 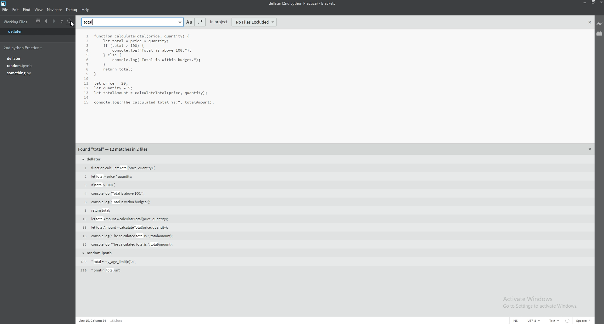 I want to click on file, so click(x=6, y=10).